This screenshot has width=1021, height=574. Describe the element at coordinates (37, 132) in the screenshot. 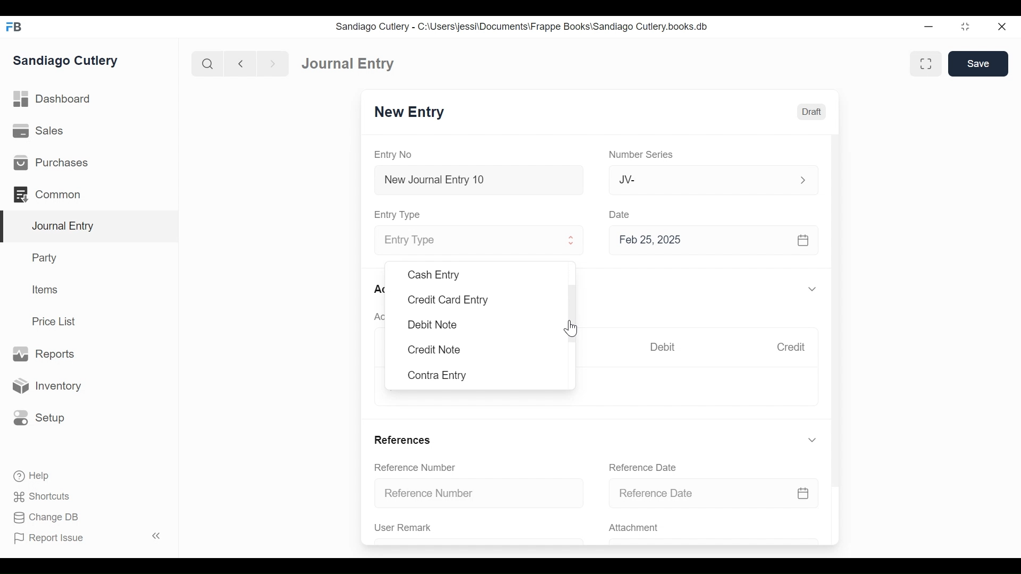

I see `Sales` at that location.